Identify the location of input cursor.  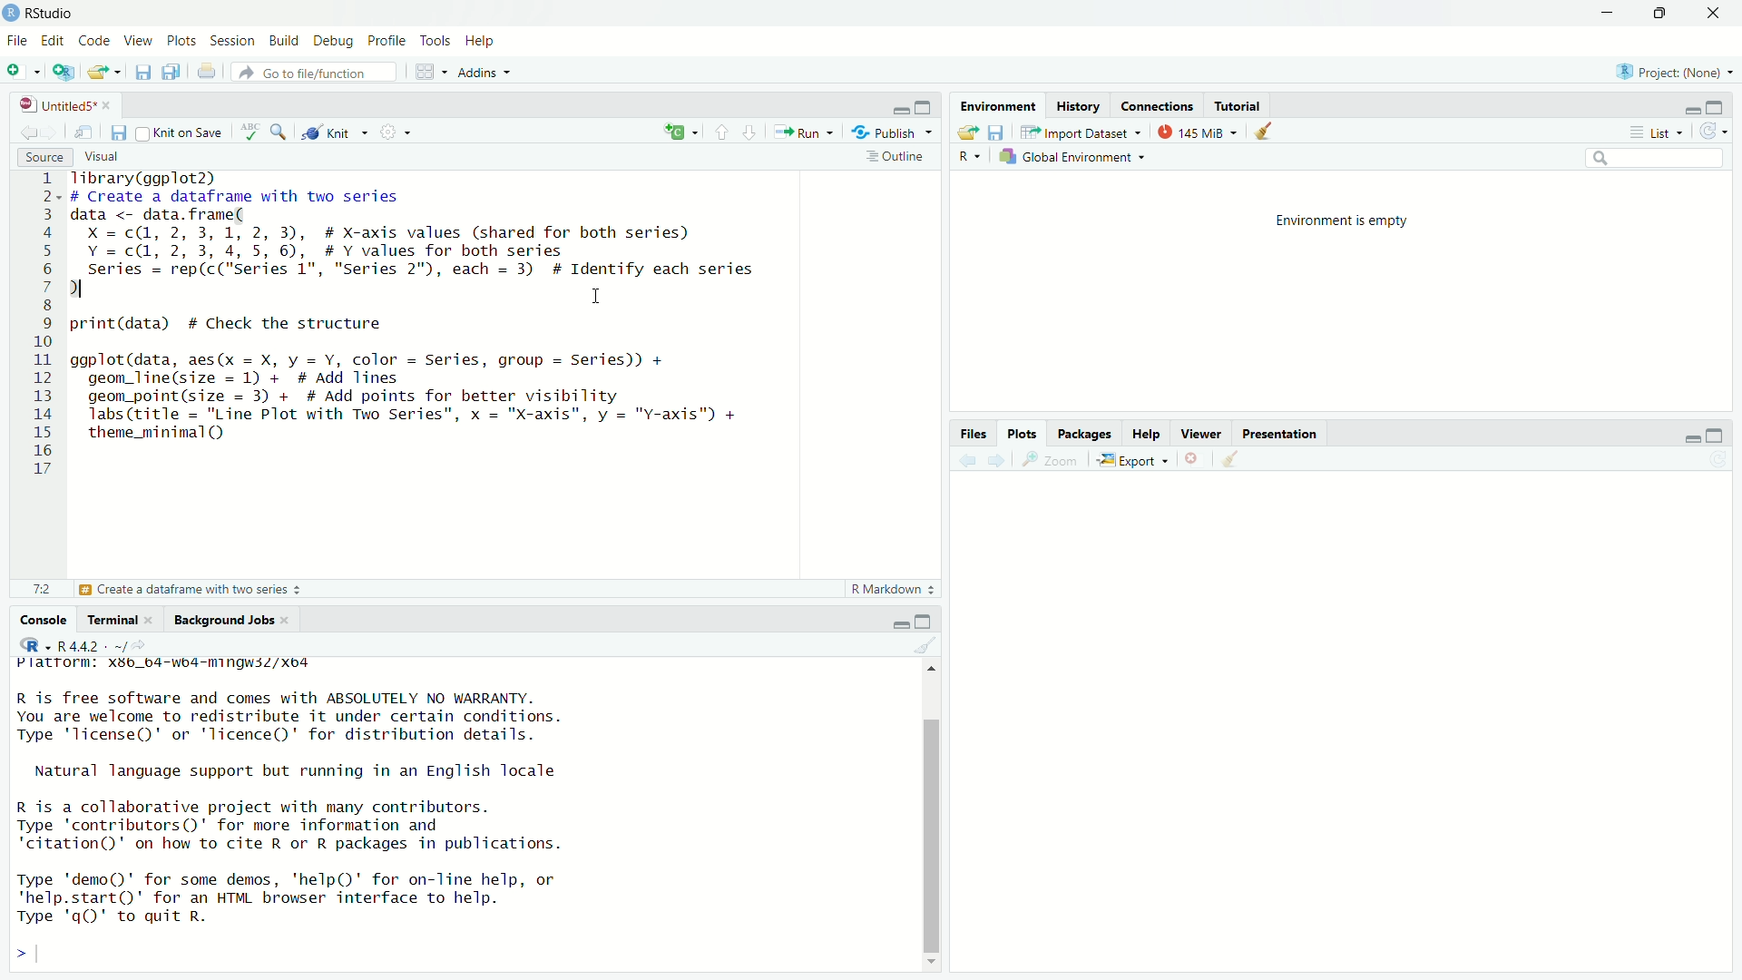
(42, 952).